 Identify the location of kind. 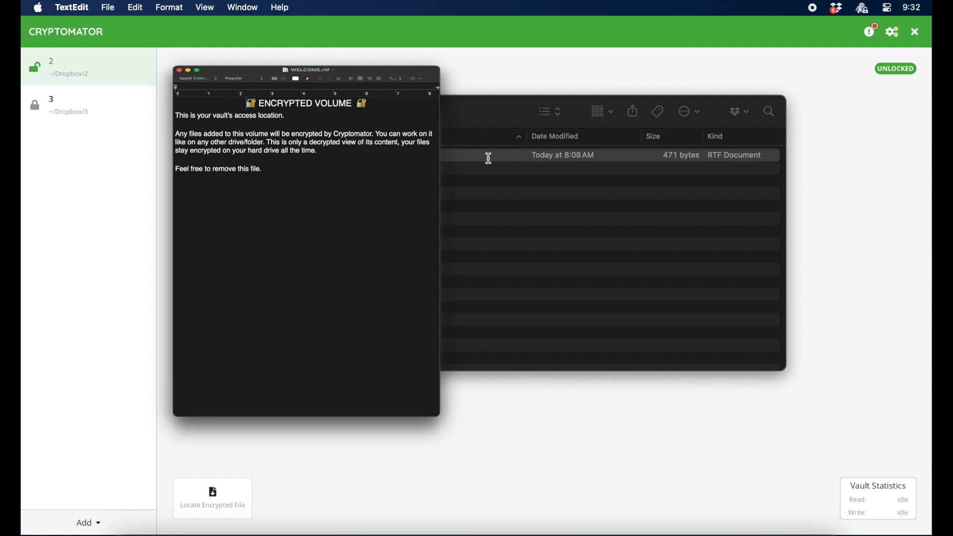
(715, 135).